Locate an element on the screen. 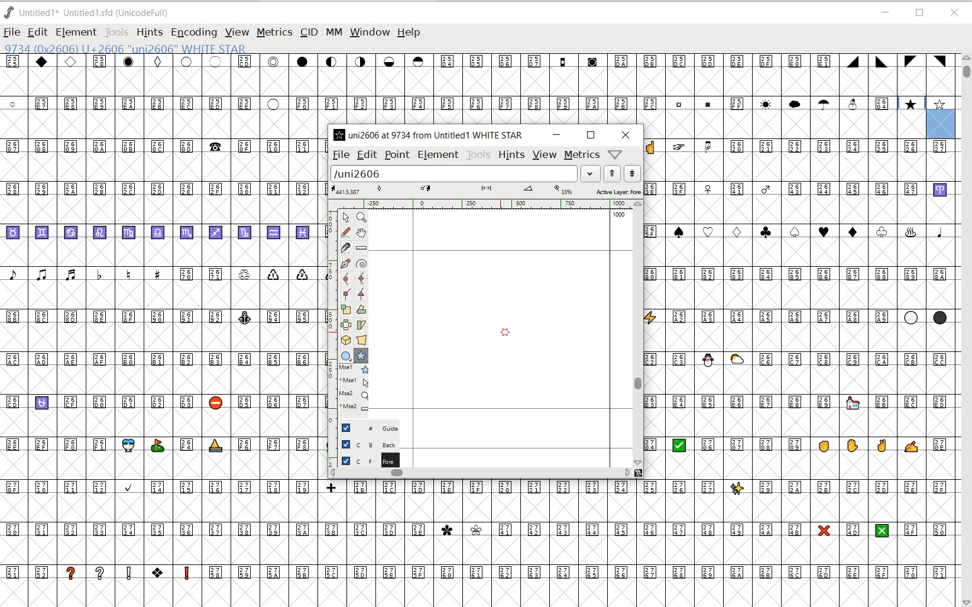 The width and height of the screenshot is (972, 607). TOOLS is located at coordinates (478, 156).